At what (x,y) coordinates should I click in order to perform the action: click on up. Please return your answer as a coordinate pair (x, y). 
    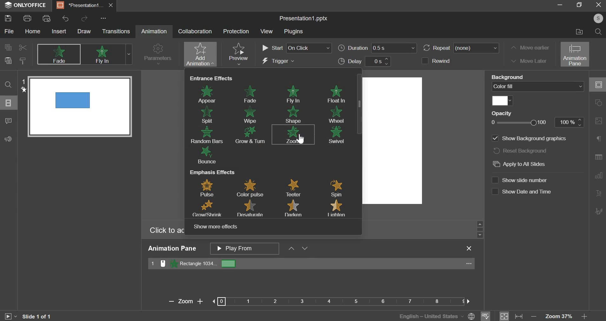
    Looking at the image, I should click on (291, 249).